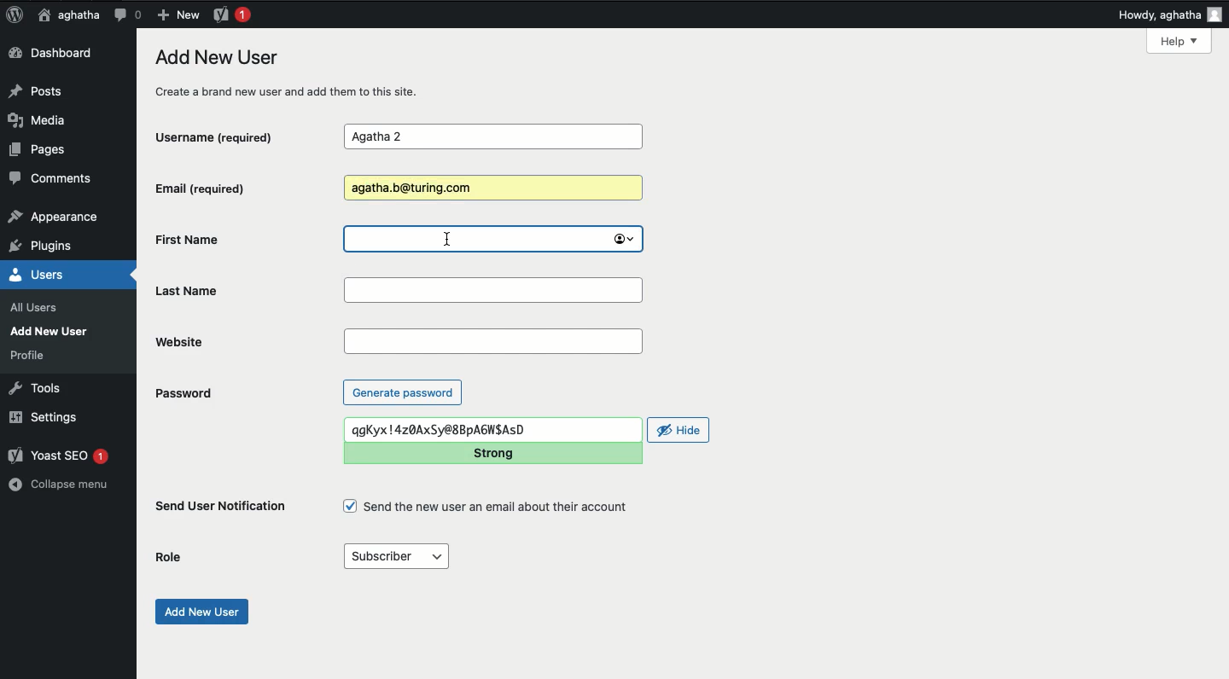  I want to click on Generate password, so click(403, 392).